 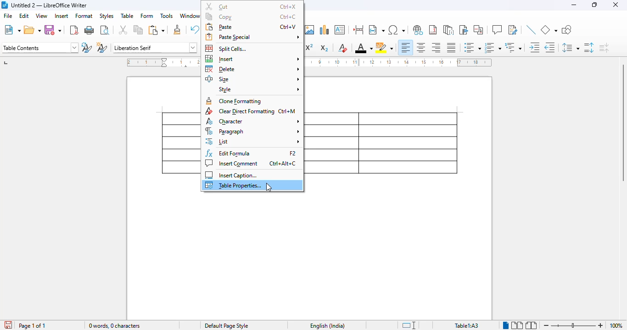 What do you see at coordinates (167, 16) in the screenshot?
I see `tools` at bounding box center [167, 16].